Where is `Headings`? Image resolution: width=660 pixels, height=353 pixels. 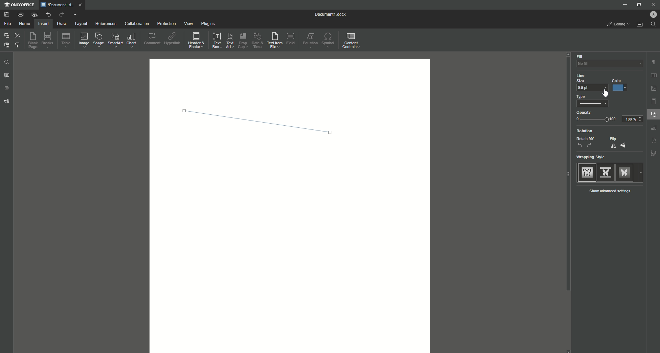
Headings is located at coordinates (8, 89).